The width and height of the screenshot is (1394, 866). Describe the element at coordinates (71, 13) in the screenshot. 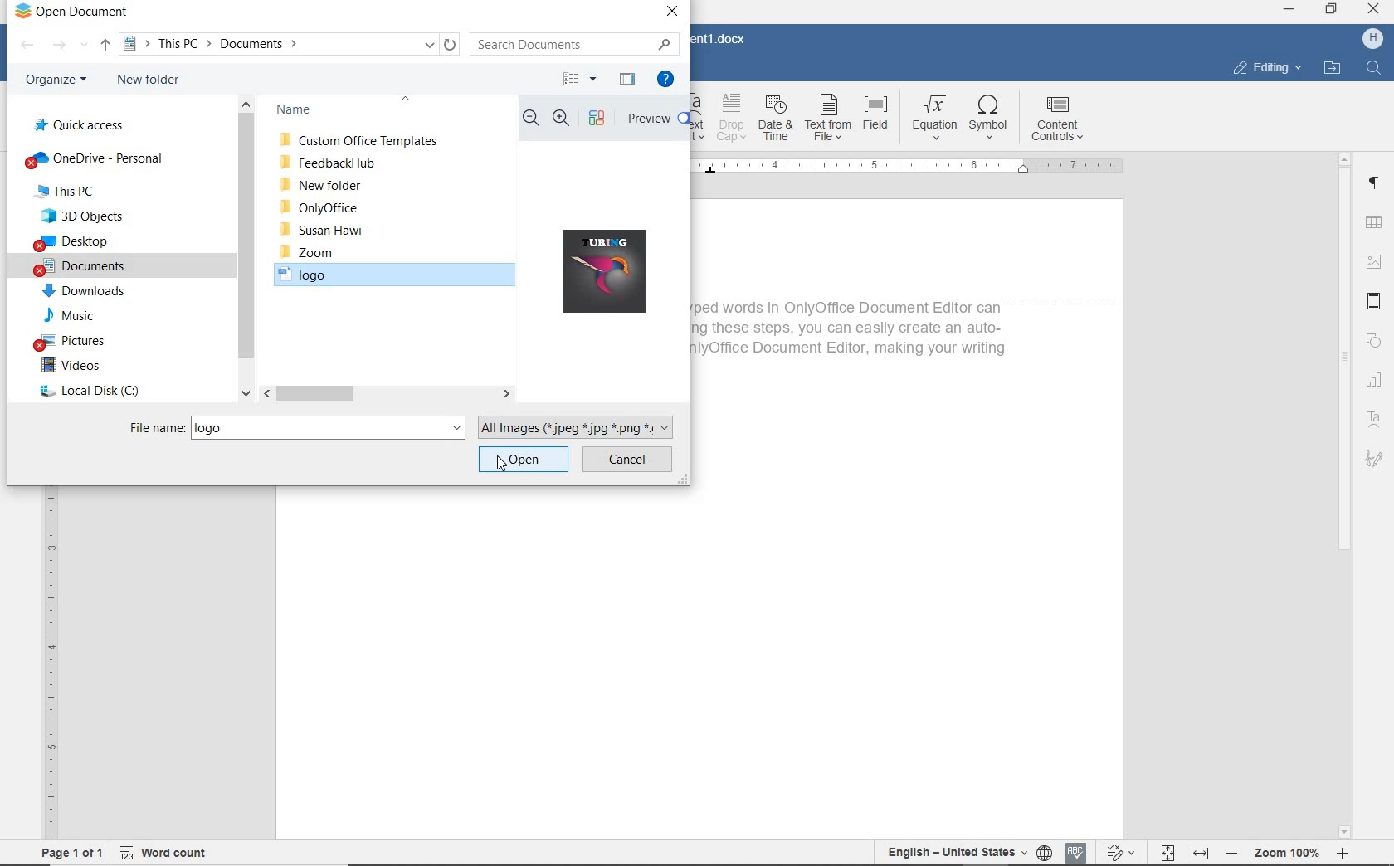

I see `OPEN DOCUMENT` at that location.